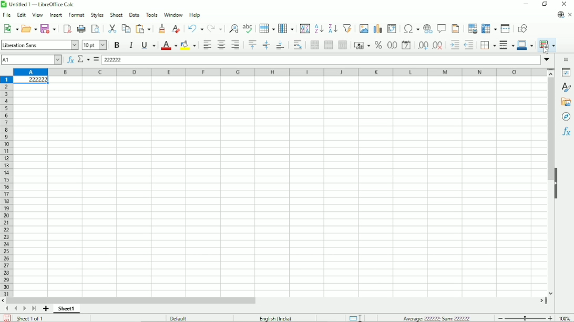  I want to click on Redo, so click(216, 28).